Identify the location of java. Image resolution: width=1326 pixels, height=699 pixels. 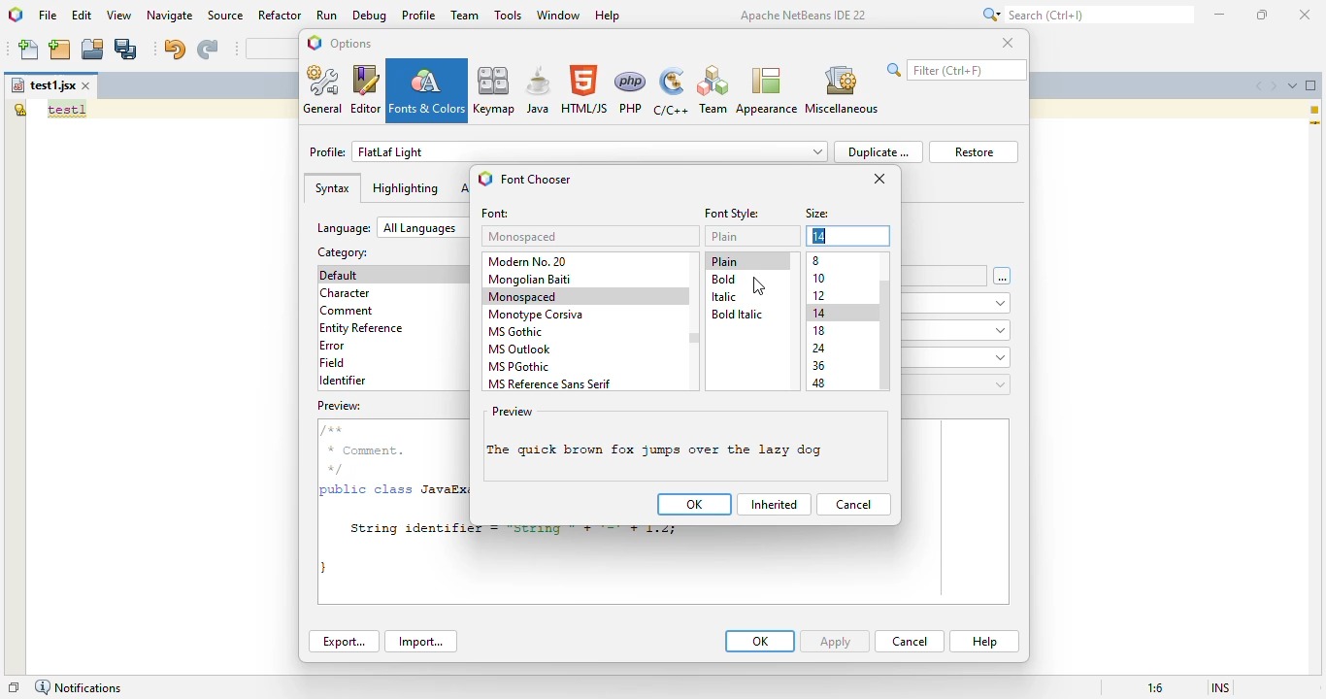
(538, 90).